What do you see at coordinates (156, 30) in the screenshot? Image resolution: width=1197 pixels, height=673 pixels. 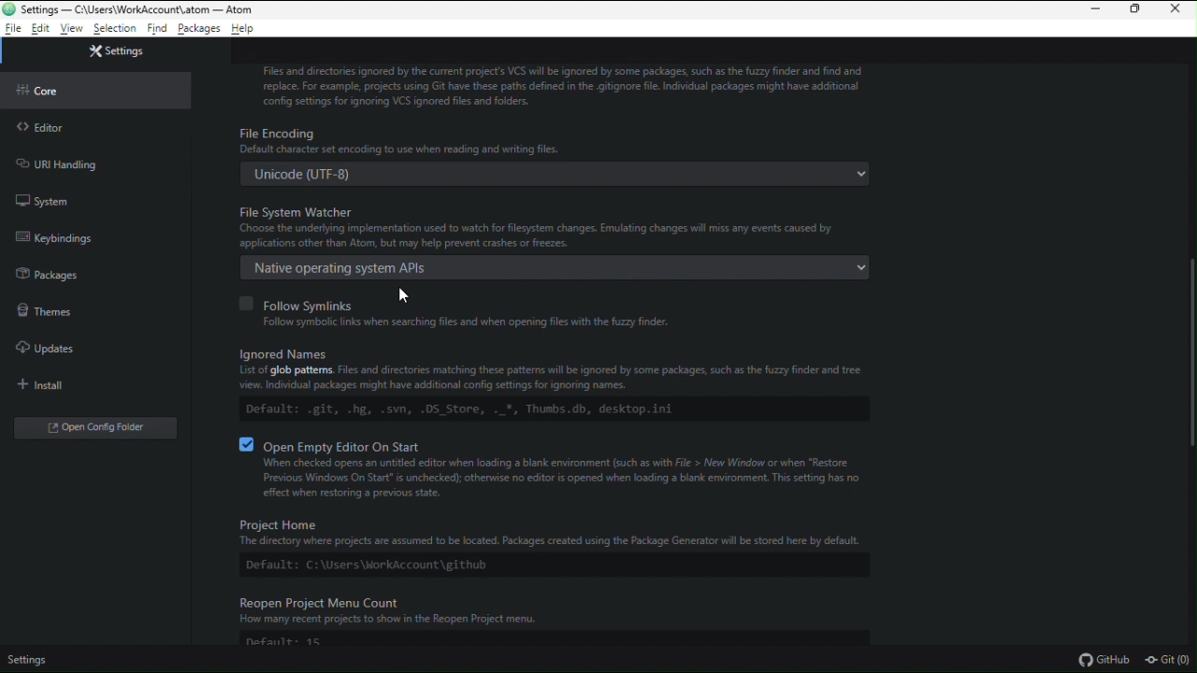 I see `find` at bounding box center [156, 30].